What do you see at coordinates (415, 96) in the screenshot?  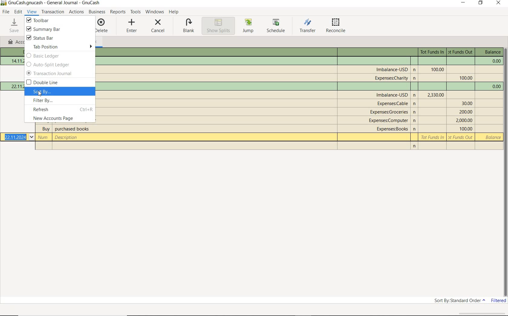 I see `` at bounding box center [415, 96].